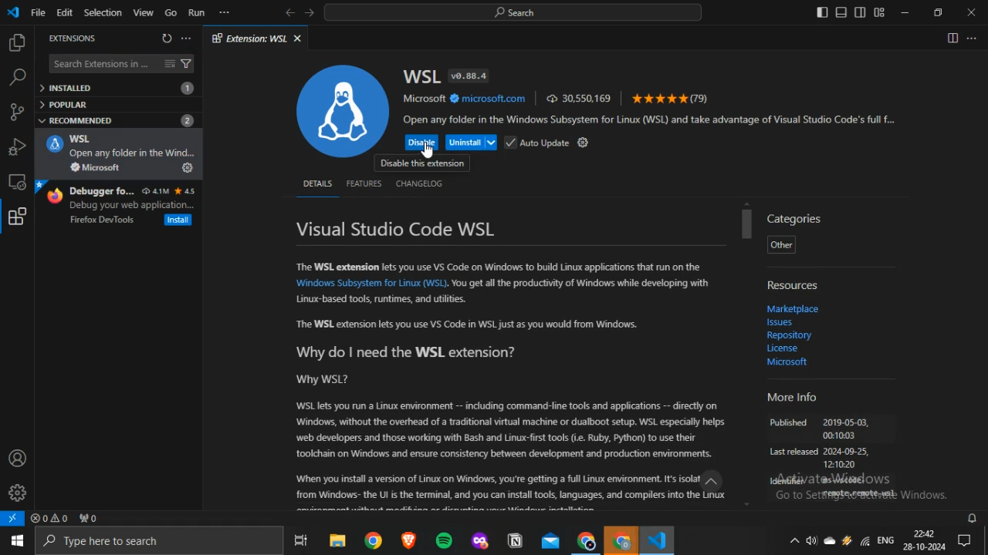 This screenshot has height=555, width=988. I want to click on WSL logo, so click(343, 109).